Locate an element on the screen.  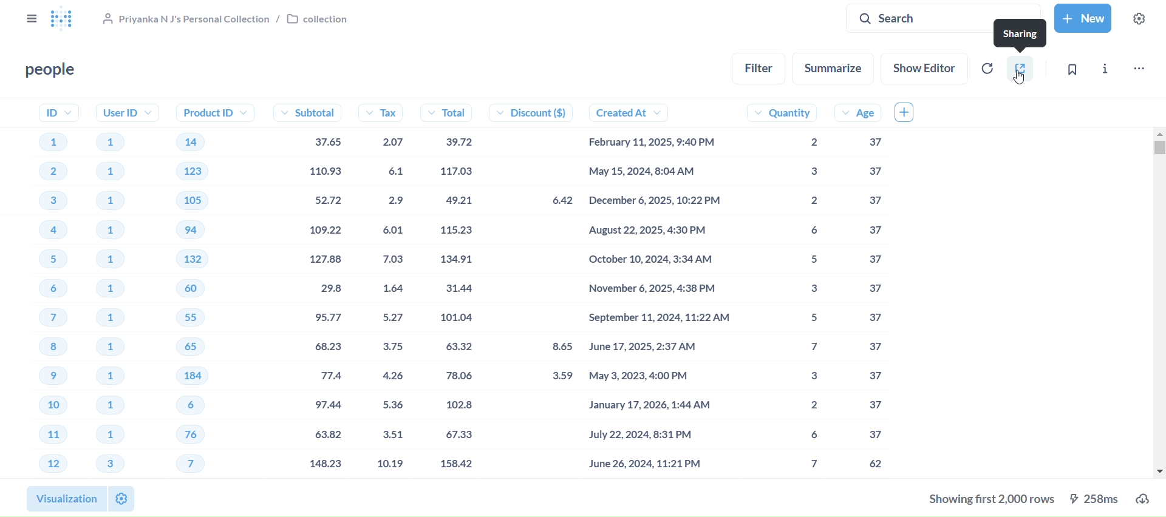
product ID's is located at coordinates (208, 288).